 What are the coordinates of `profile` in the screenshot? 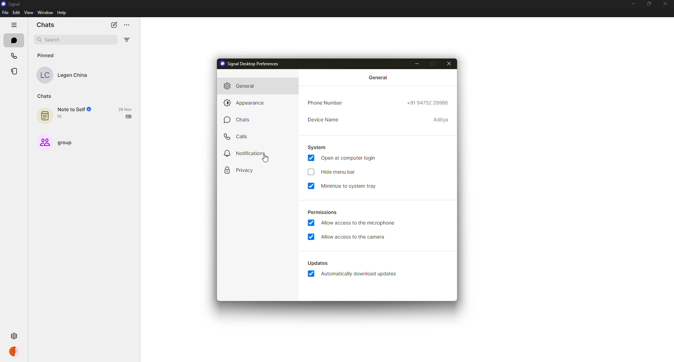 It's located at (14, 352).